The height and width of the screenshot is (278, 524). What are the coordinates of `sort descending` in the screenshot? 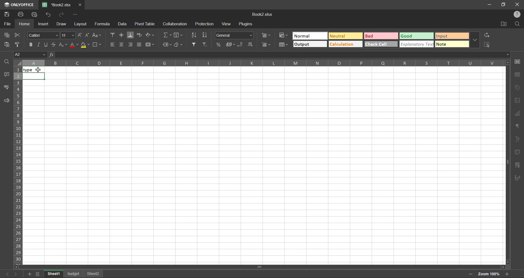 It's located at (205, 35).